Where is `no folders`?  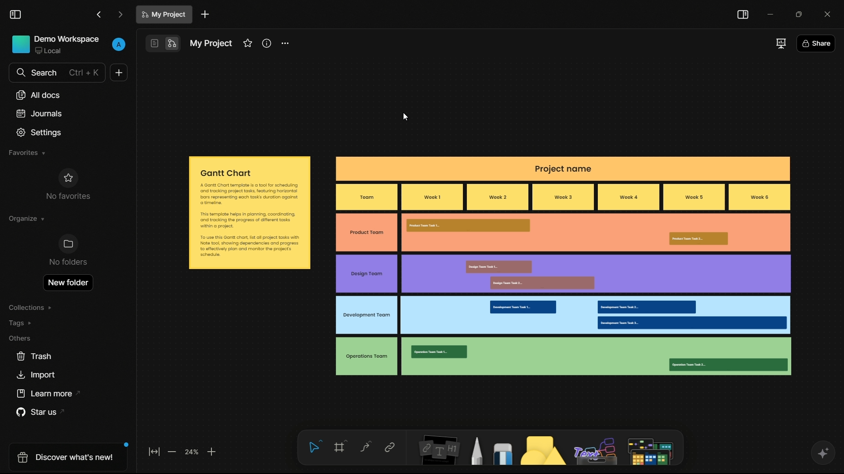 no folders is located at coordinates (68, 251).